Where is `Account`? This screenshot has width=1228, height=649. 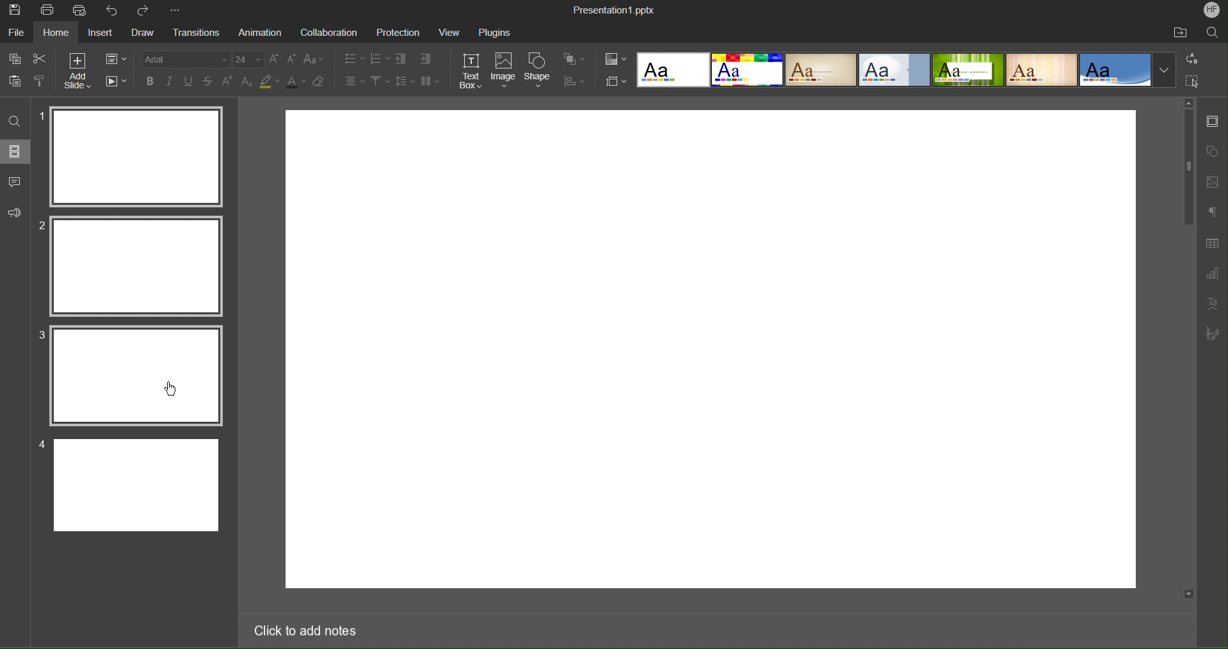
Account is located at coordinates (1210, 10).